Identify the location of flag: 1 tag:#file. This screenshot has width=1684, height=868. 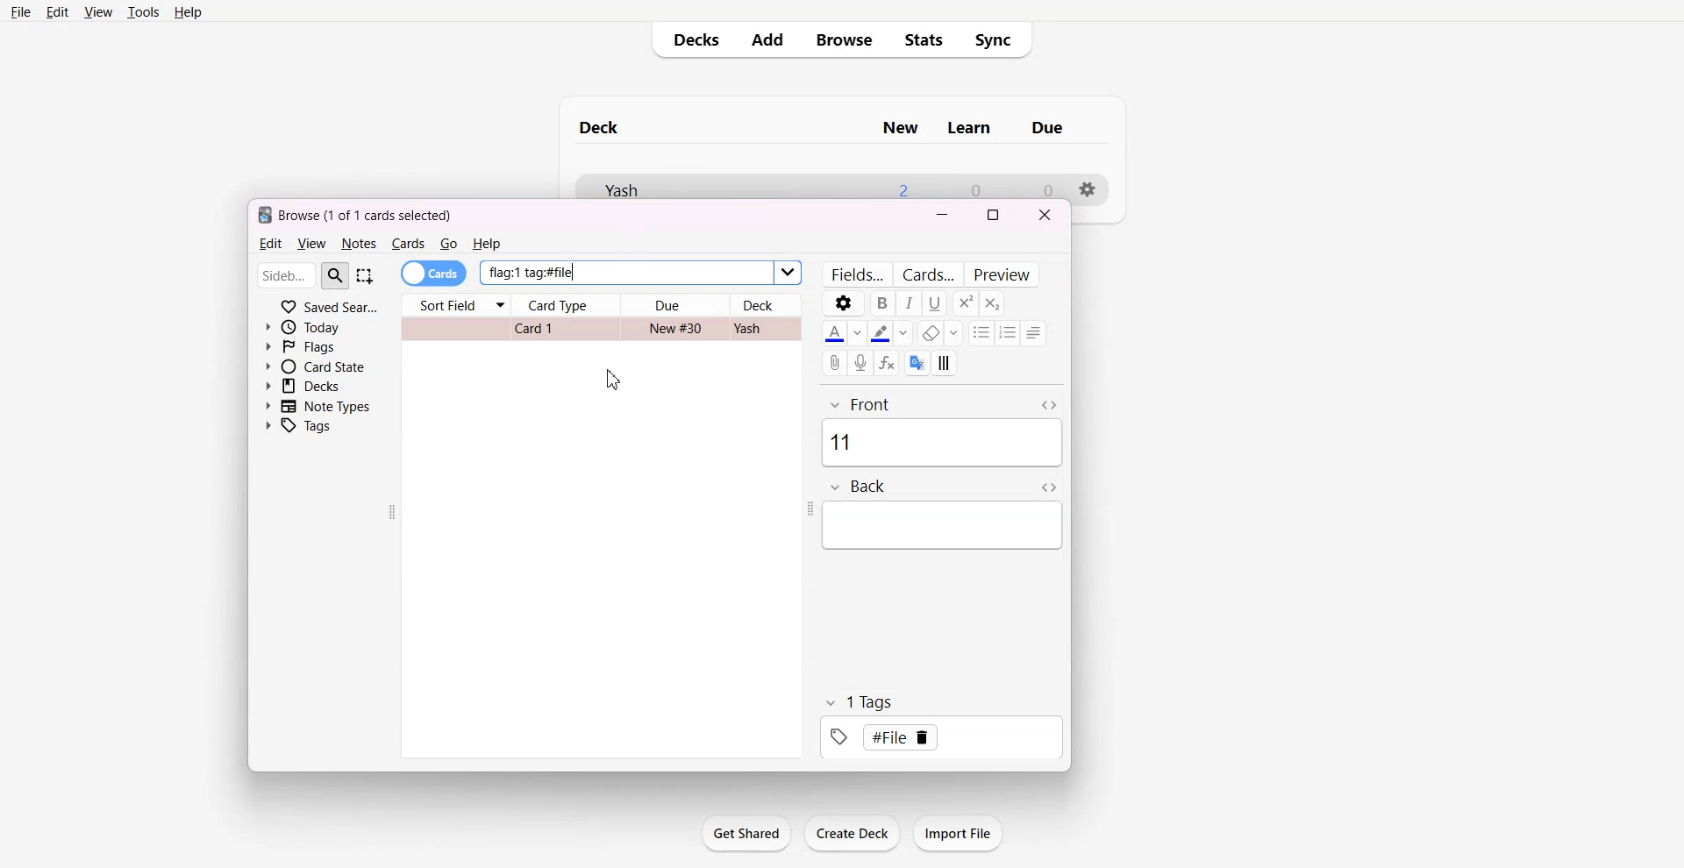
(636, 273).